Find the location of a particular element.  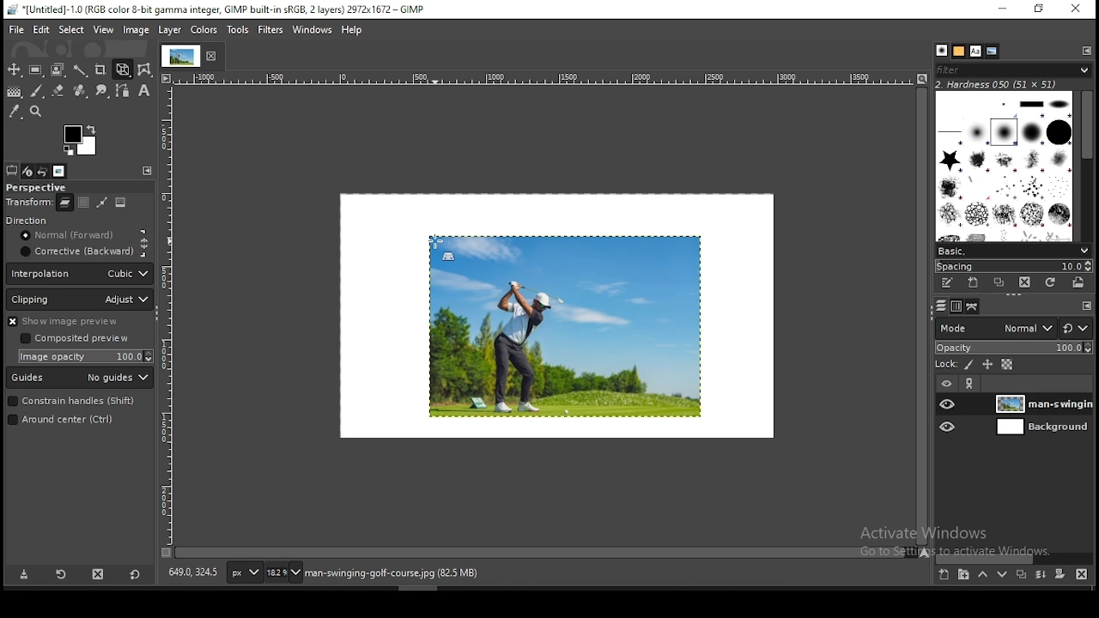

scroll bar is located at coordinates (921, 317).